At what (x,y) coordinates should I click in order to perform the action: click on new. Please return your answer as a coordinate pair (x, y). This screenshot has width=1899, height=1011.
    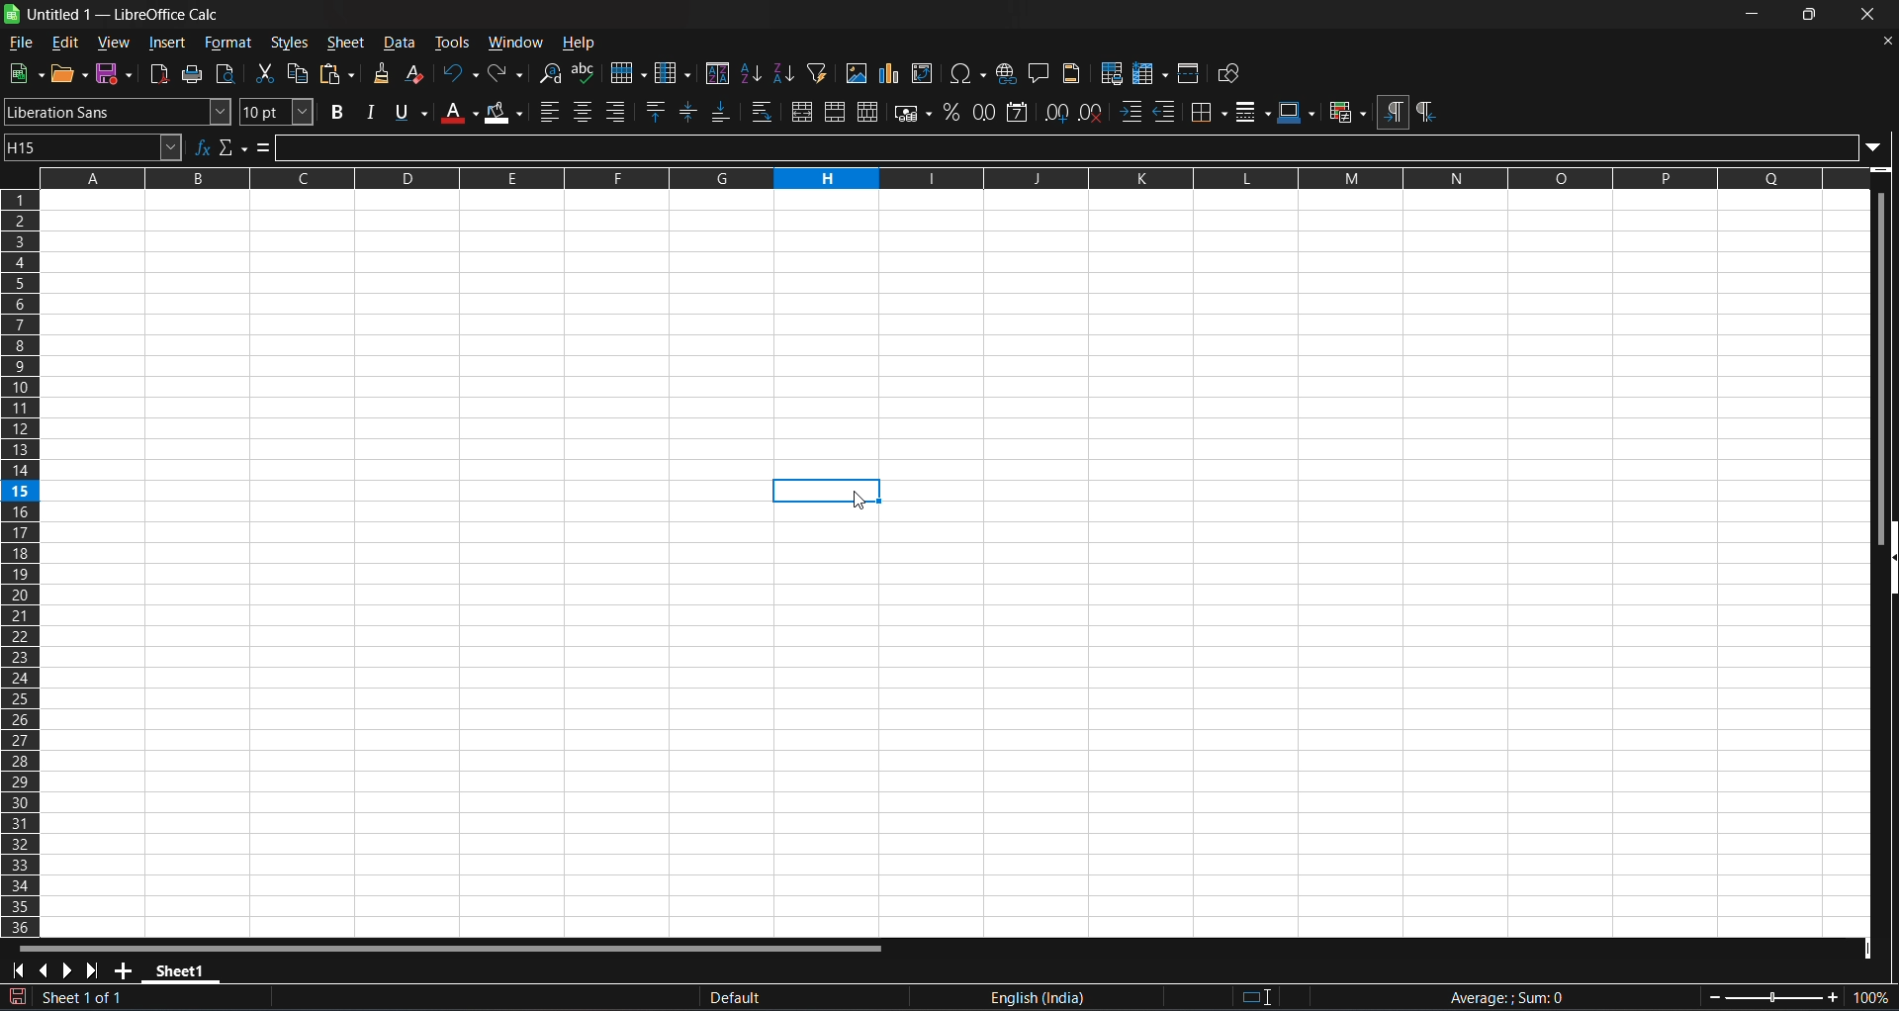
    Looking at the image, I should click on (27, 73).